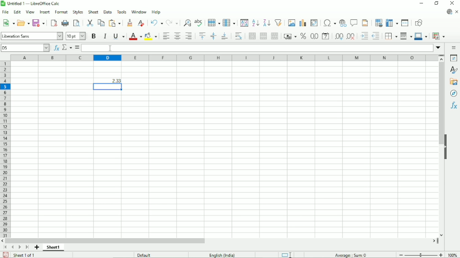 The height and width of the screenshot is (258, 460). What do you see at coordinates (39, 23) in the screenshot?
I see `Save` at bounding box center [39, 23].